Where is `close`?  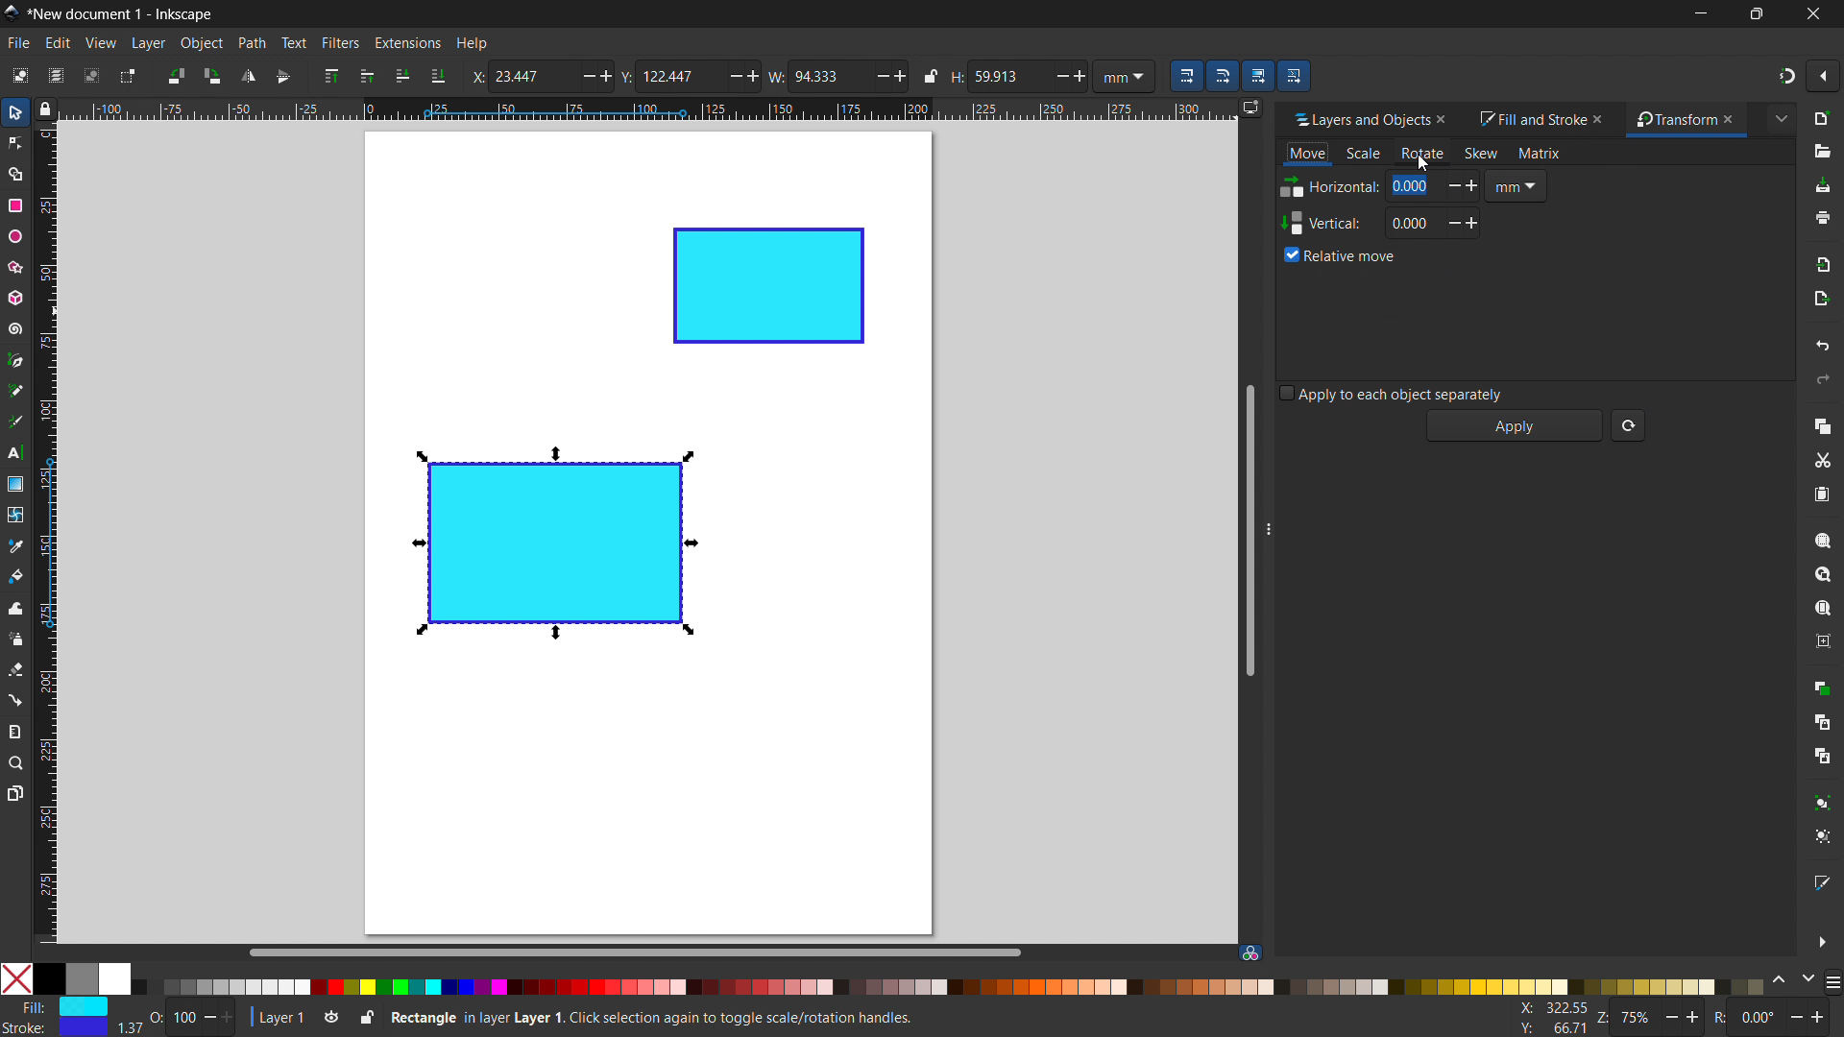
close is located at coordinates (1449, 119).